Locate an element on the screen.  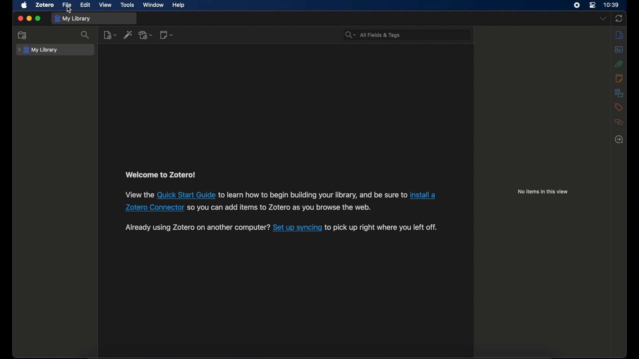
to pick up right where you left off. is located at coordinates (382, 227).